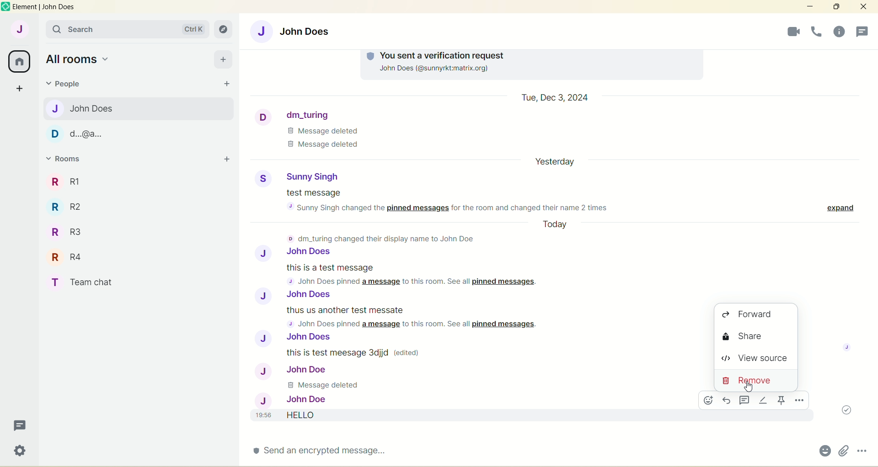 The height and width of the screenshot is (467, 878). I want to click on threads, so click(745, 402).